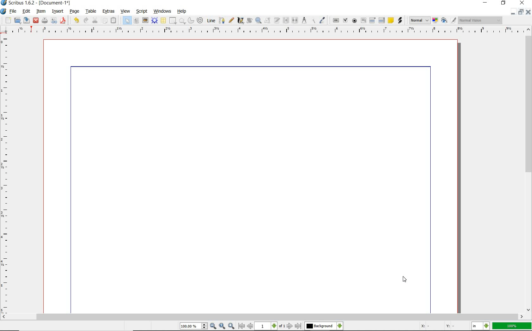 The height and width of the screenshot is (331, 532). What do you see at coordinates (404, 280) in the screenshot?
I see `cursor` at bounding box center [404, 280].